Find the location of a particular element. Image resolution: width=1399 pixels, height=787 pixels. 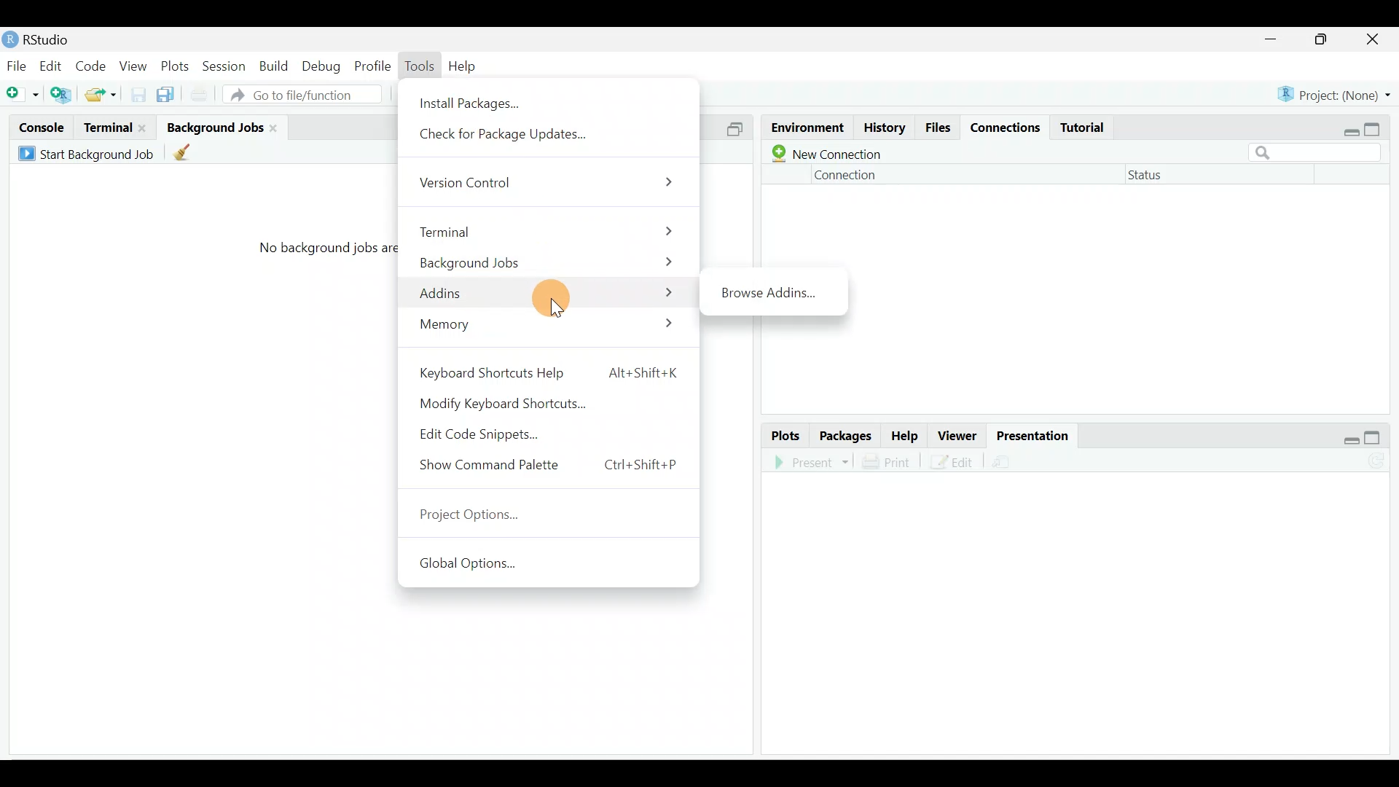

Presentation is located at coordinates (1027, 433).